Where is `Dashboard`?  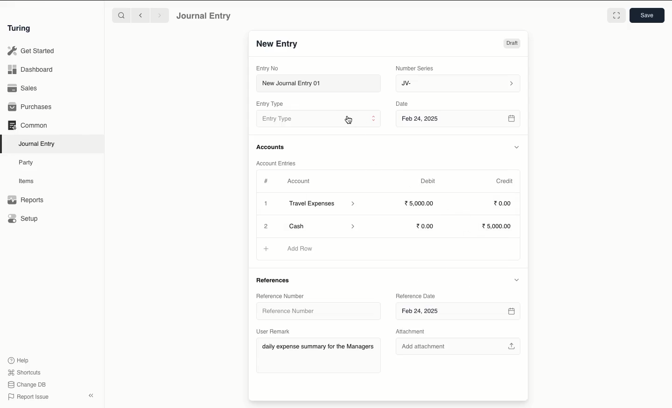 Dashboard is located at coordinates (30, 70).